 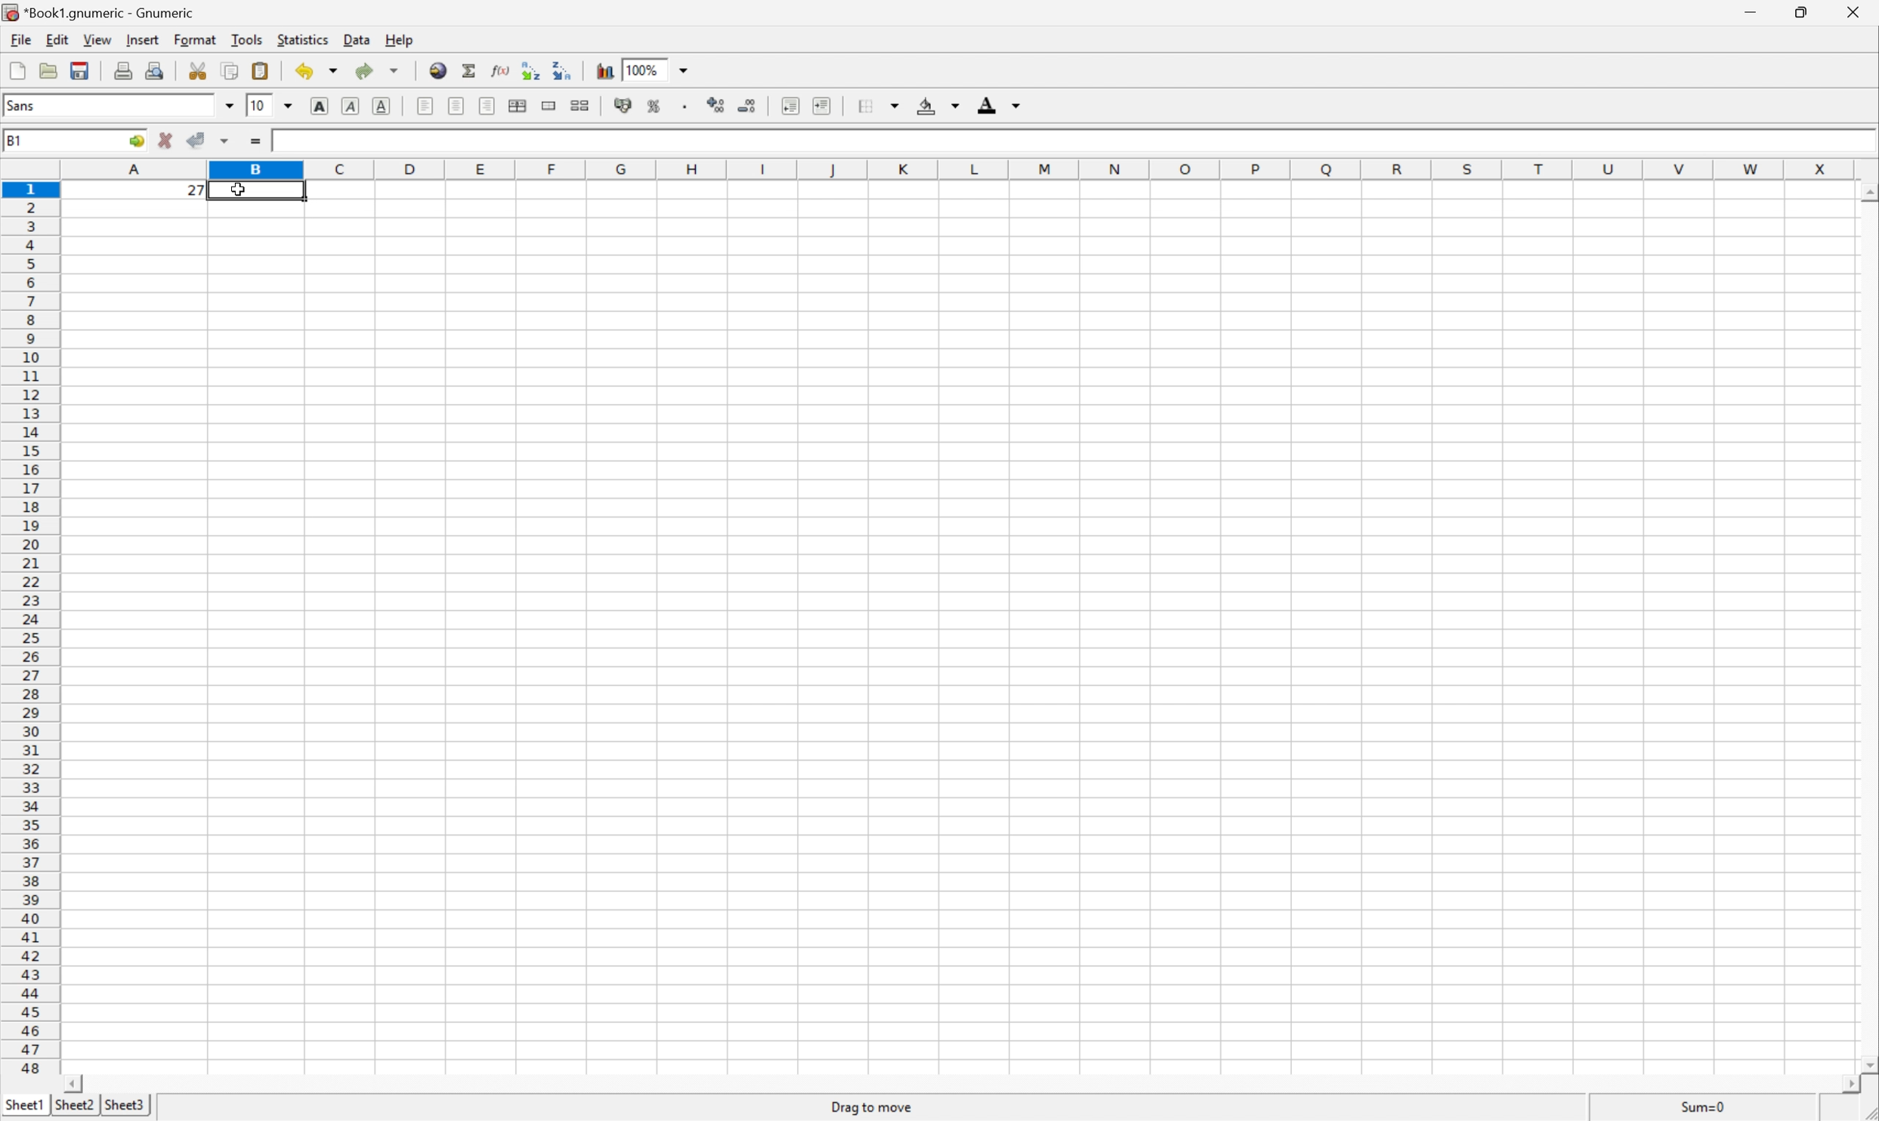 What do you see at coordinates (938, 106) in the screenshot?
I see `Background` at bounding box center [938, 106].